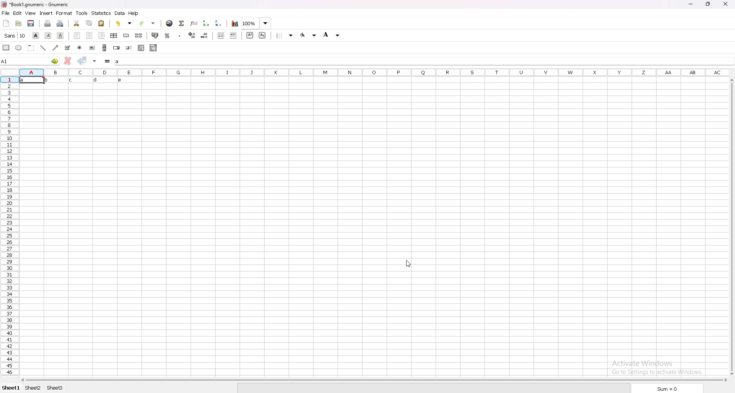 The image size is (735, 393). What do you see at coordinates (147, 23) in the screenshot?
I see `redo` at bounding box center [147, 23].